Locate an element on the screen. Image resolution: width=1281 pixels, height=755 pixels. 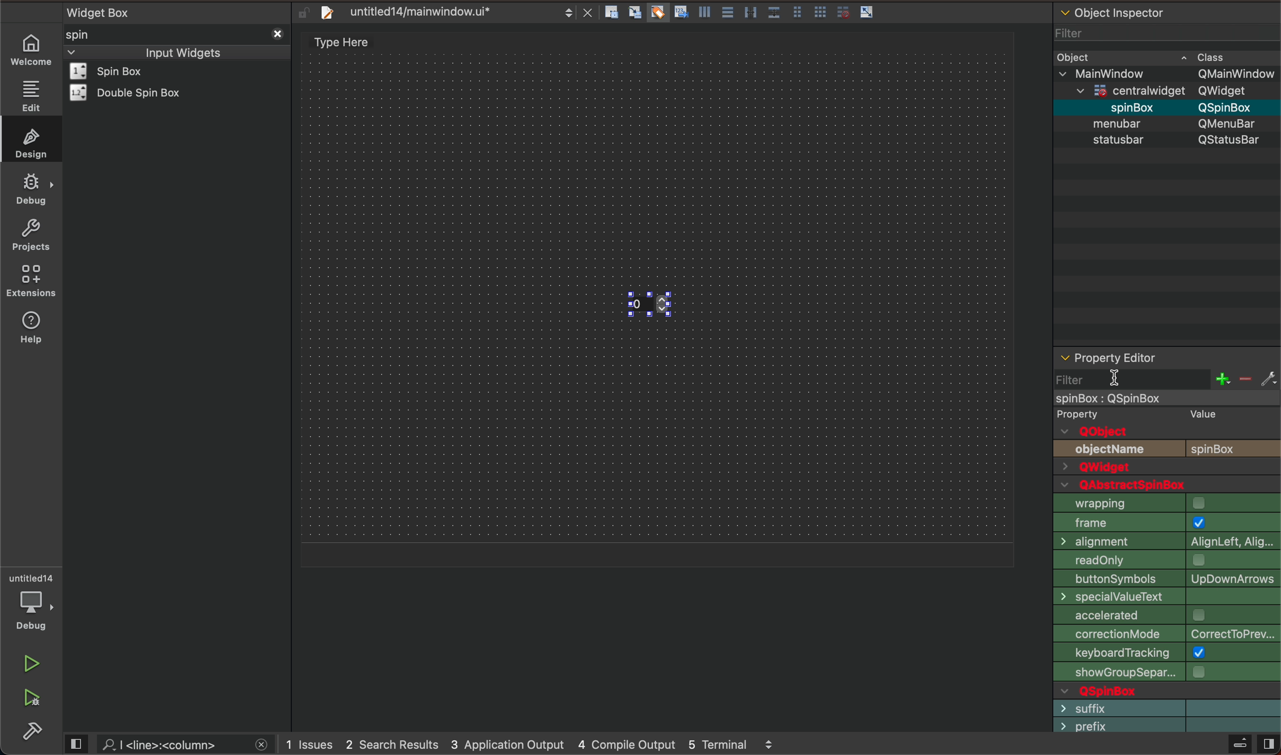
 is located at coordinates (1120, 73).